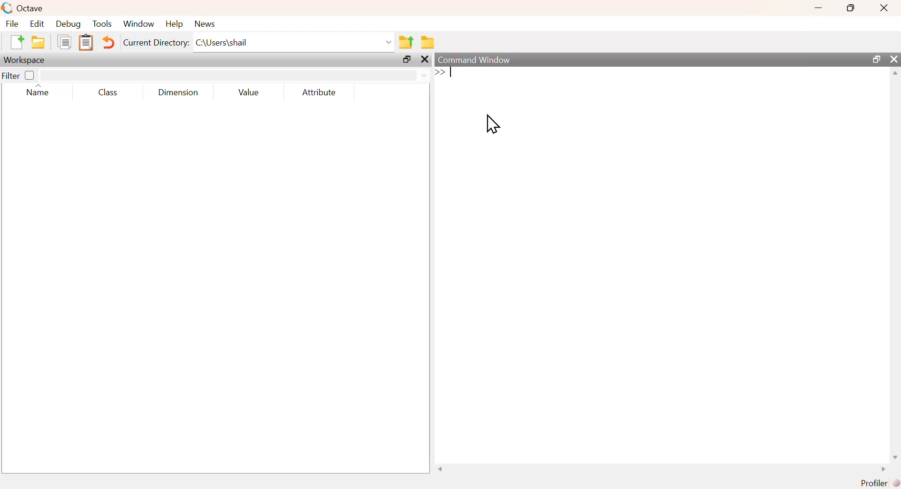  What do you see at coordinates (7, 8) in the screenshot?
I see `Logo` at bounding box center [7, 8].